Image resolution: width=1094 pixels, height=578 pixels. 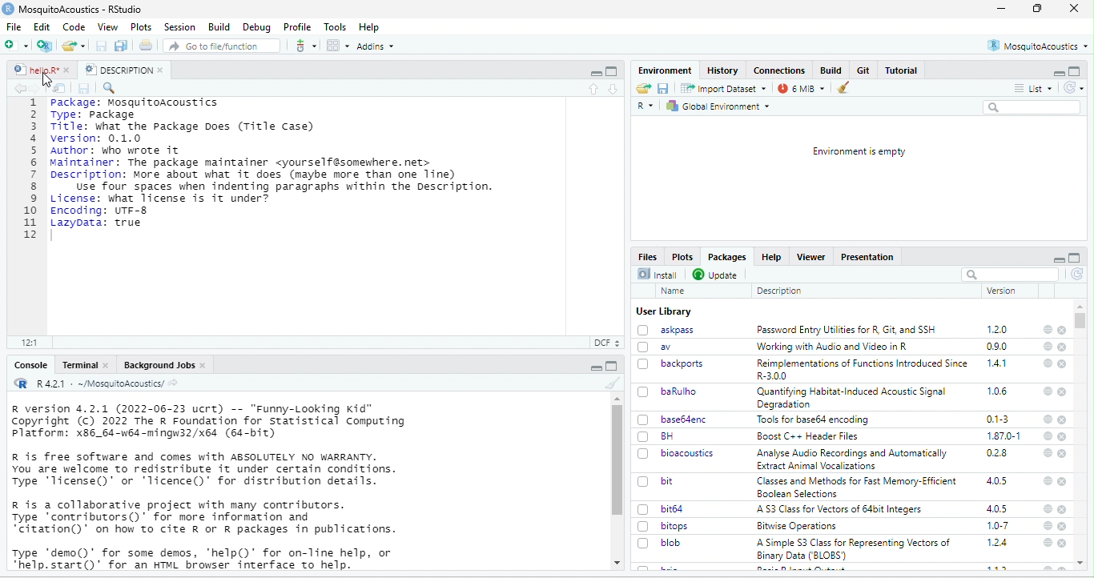 I want to click on Edit, so click(x=42, y=26).